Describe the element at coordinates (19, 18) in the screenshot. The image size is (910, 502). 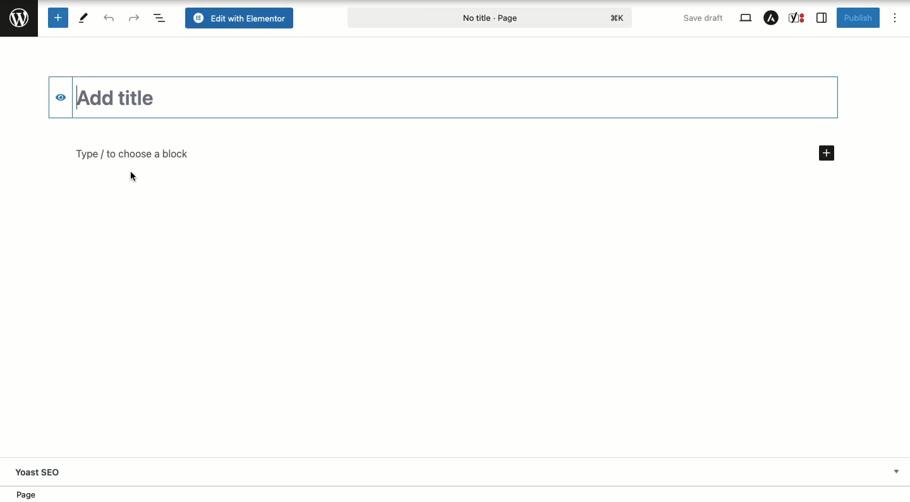
I see `Wordpress logo` at that location.